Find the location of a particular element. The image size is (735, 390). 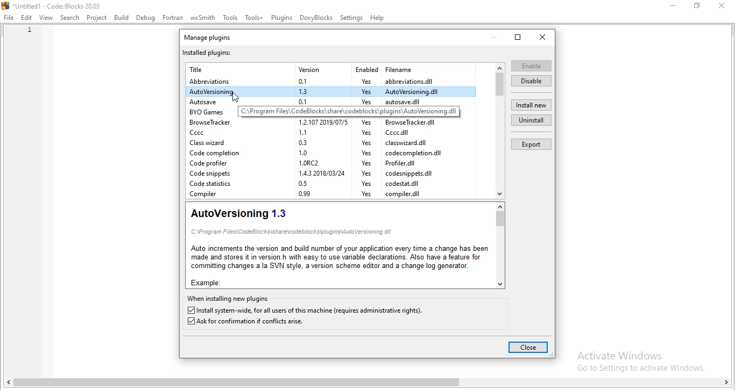

enable is located at coordinates (532, 66).